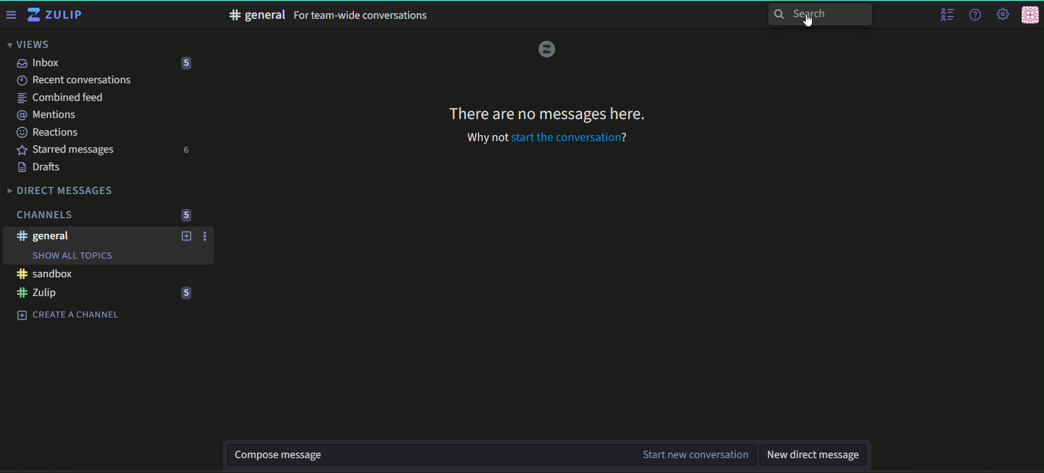  What do you see at coordinates (68, 149) in the screenshot?
I see `Starred messages` at bounding box center [68, 149].